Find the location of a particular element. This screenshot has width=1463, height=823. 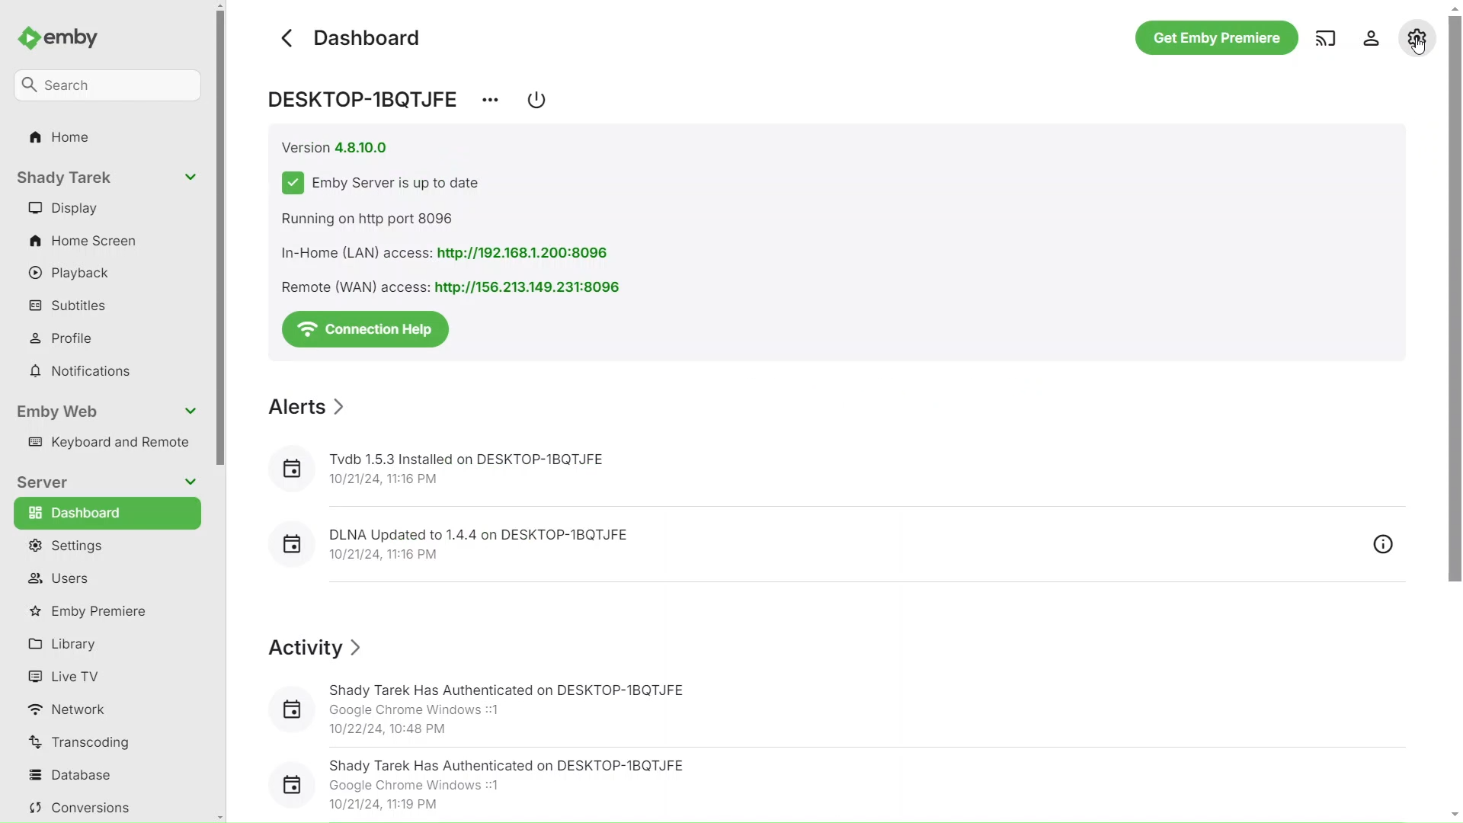

Live TV is located at coordinates (65, 676).